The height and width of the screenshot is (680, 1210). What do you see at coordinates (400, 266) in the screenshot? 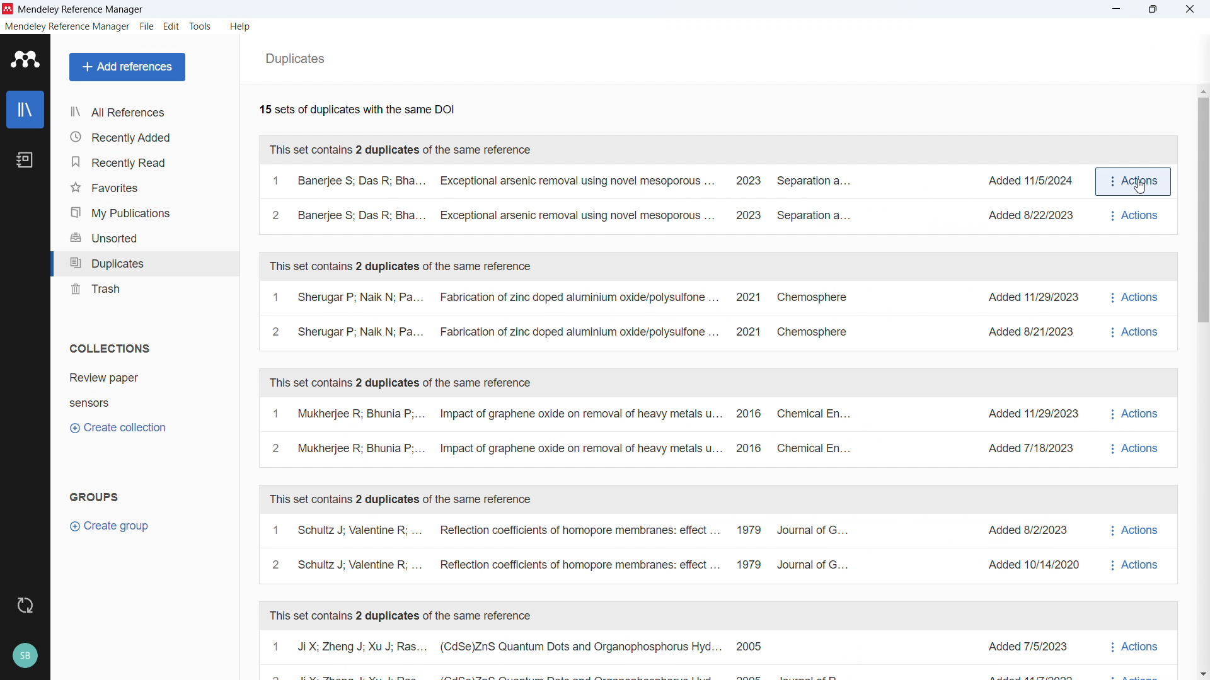
I see `This set contains two duplicates of the same reference` at bounding box center [400, 266].